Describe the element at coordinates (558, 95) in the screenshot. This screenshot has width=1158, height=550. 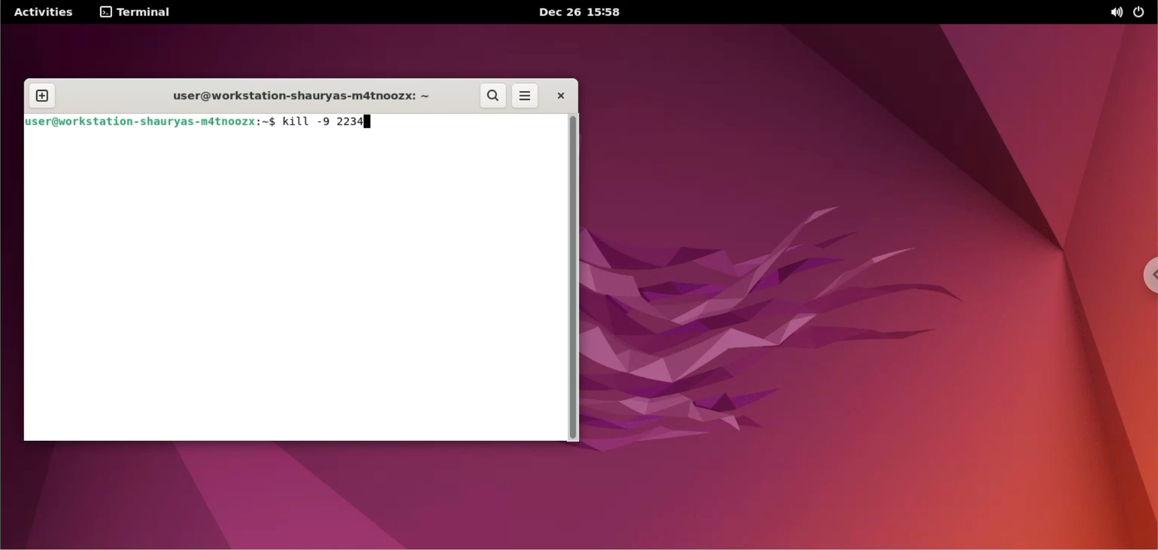
I see `close` at that location.